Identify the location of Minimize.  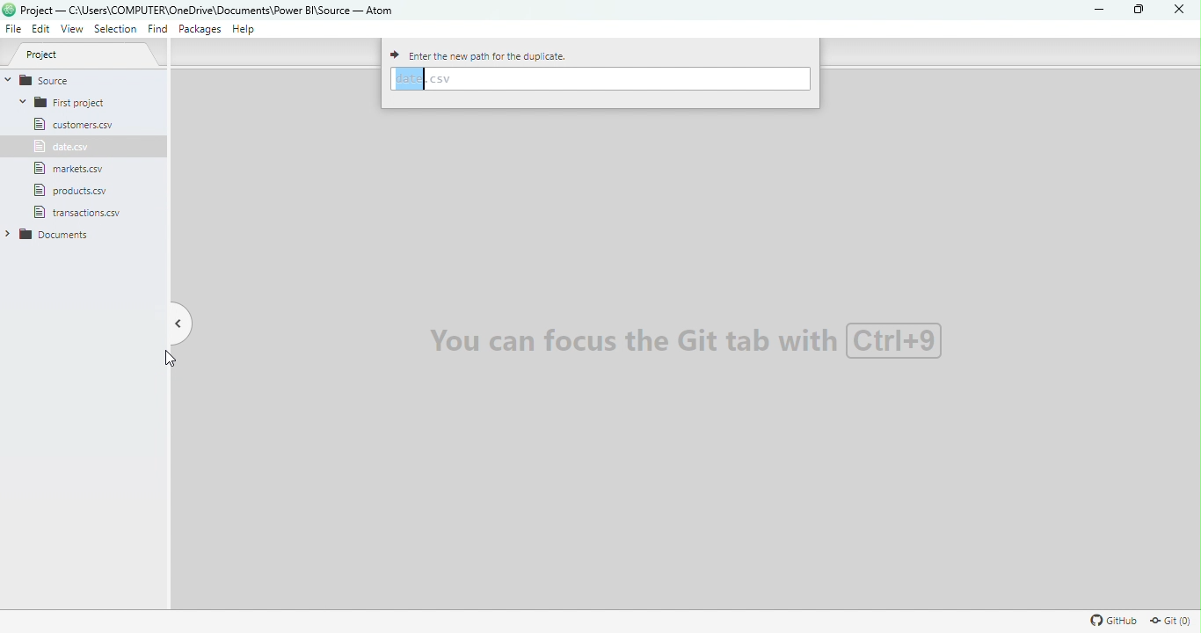
(1096, 11).